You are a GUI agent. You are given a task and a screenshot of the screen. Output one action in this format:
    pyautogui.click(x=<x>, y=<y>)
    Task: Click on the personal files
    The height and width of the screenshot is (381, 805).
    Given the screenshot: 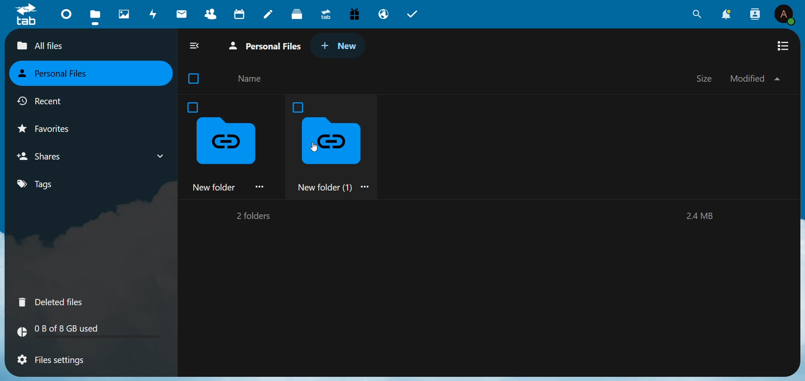 What is the action you would take?
    pyautogui.click(x=58, y=74)
    